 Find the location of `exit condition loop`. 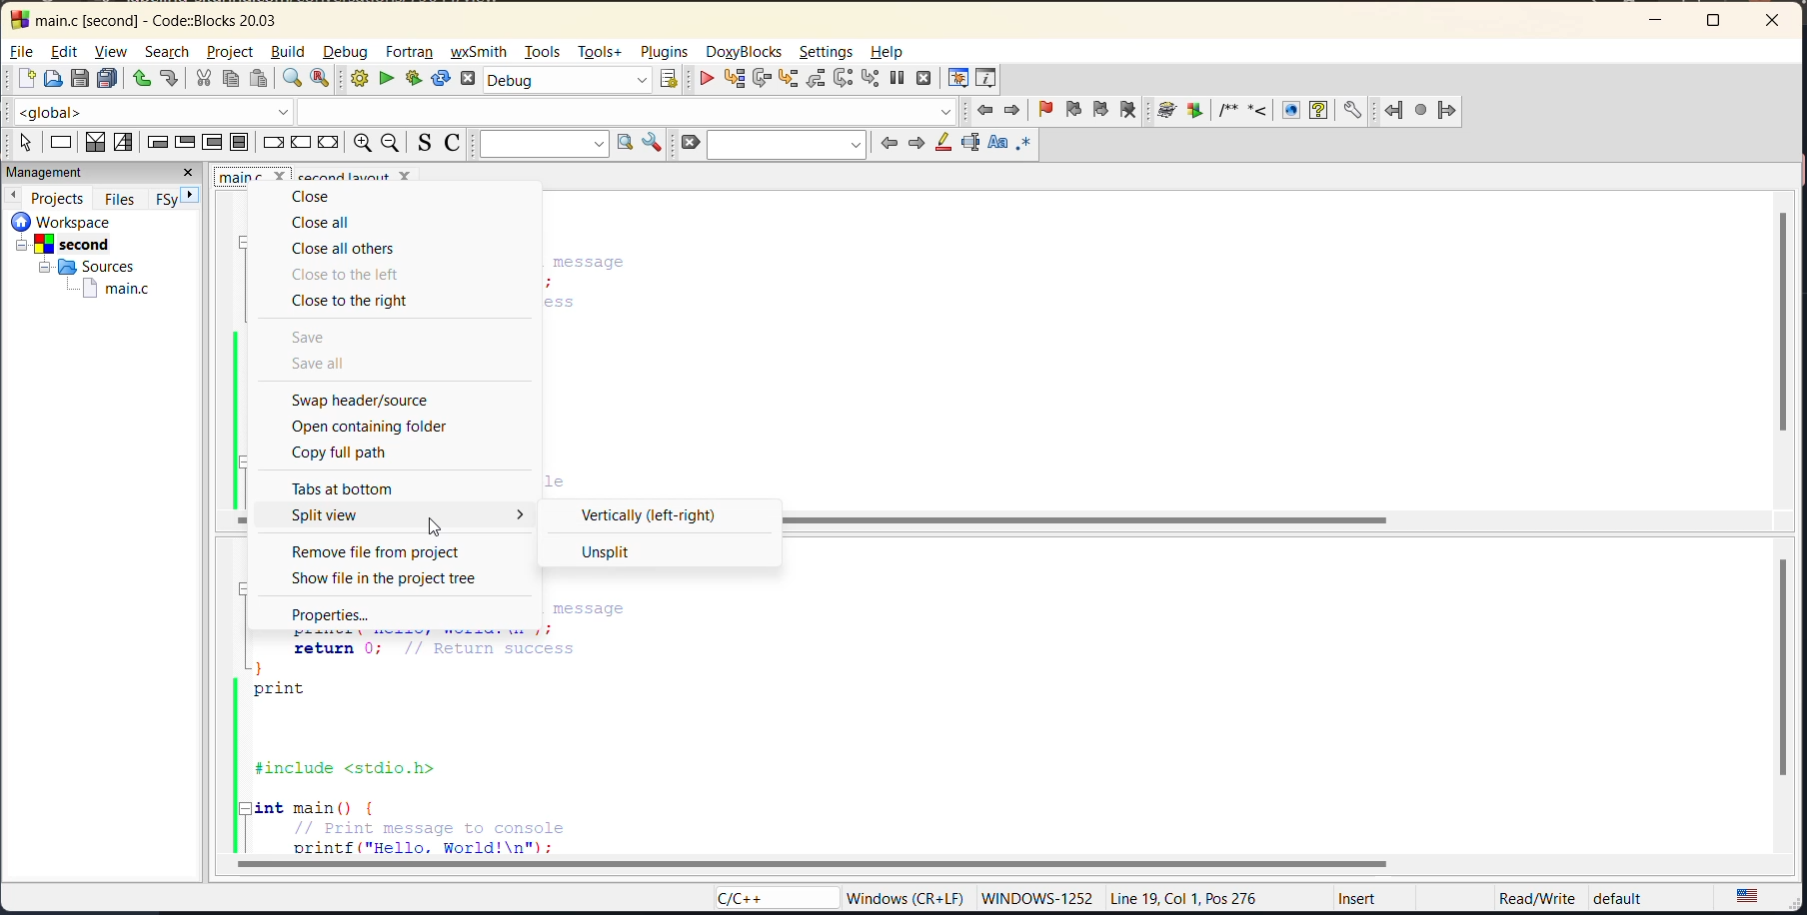

exit condition loop is located at coordinates (183, 143).